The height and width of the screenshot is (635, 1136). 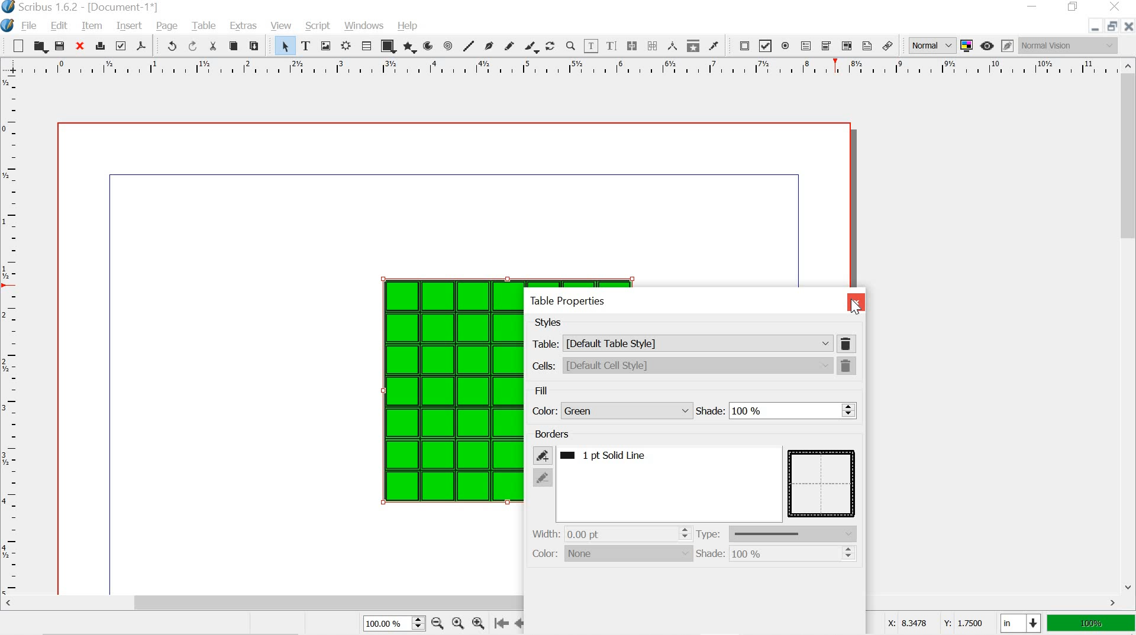 What do you see at coordinates (826, 46) in the screenshot?
I see `pdf combo box` at bounding box center [826, 46].